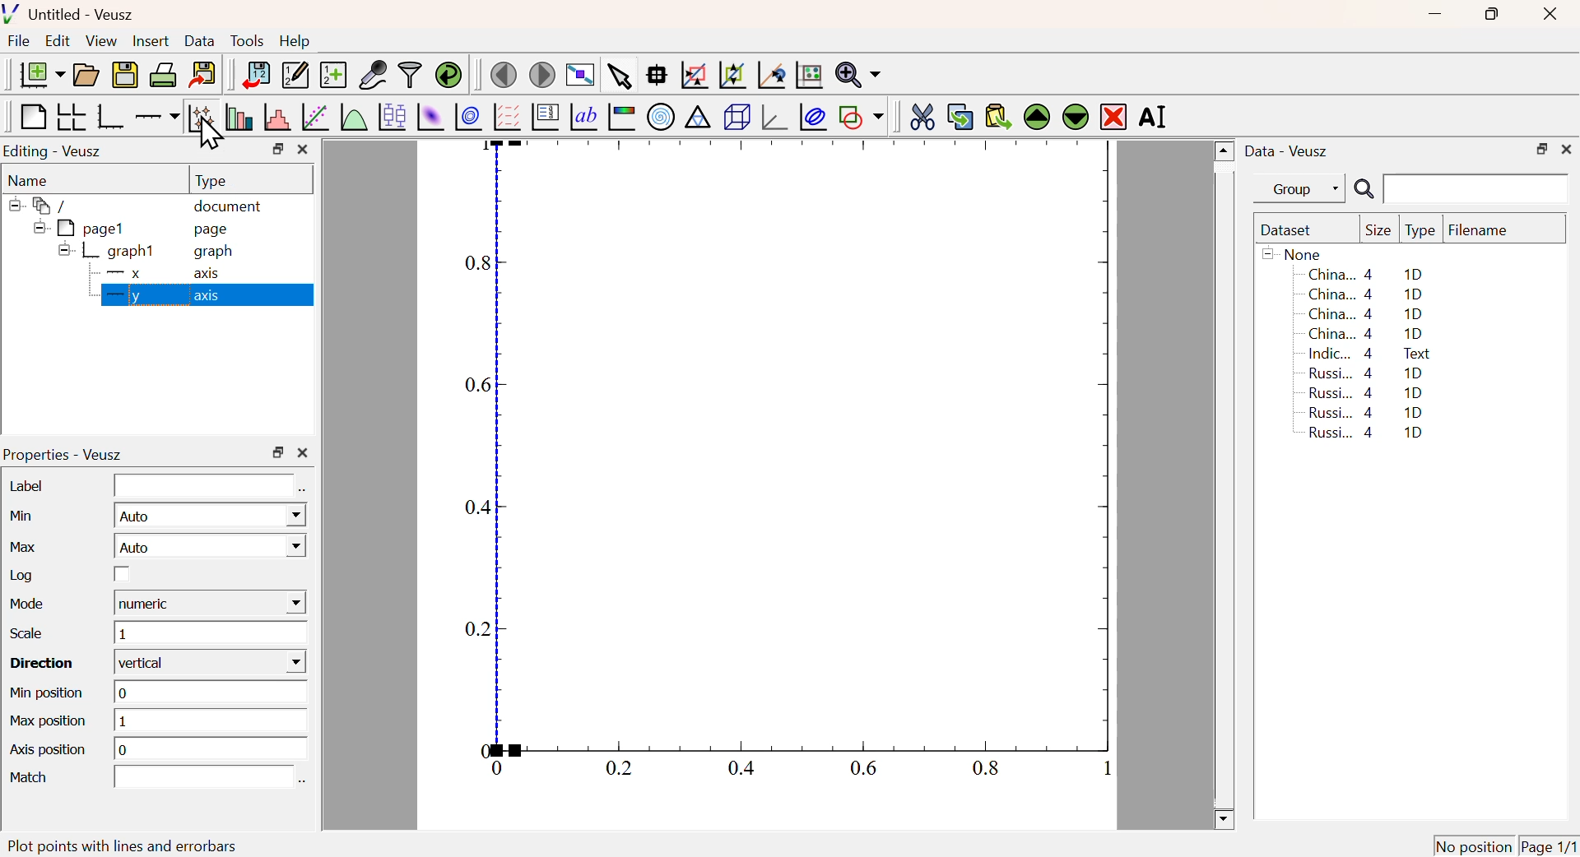  What do you see at coordinates (1290, 231) in the screenshot?
I see `Dataset` at bounding box center [1290, 231].